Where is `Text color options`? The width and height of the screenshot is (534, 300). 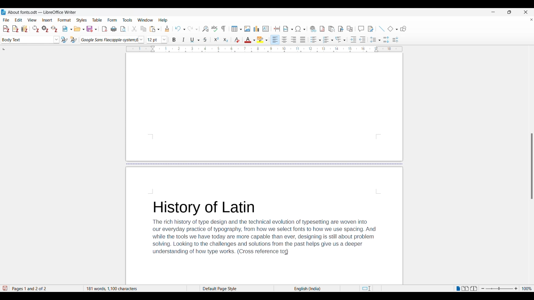 Text color options is located at coordinates (249, 40).